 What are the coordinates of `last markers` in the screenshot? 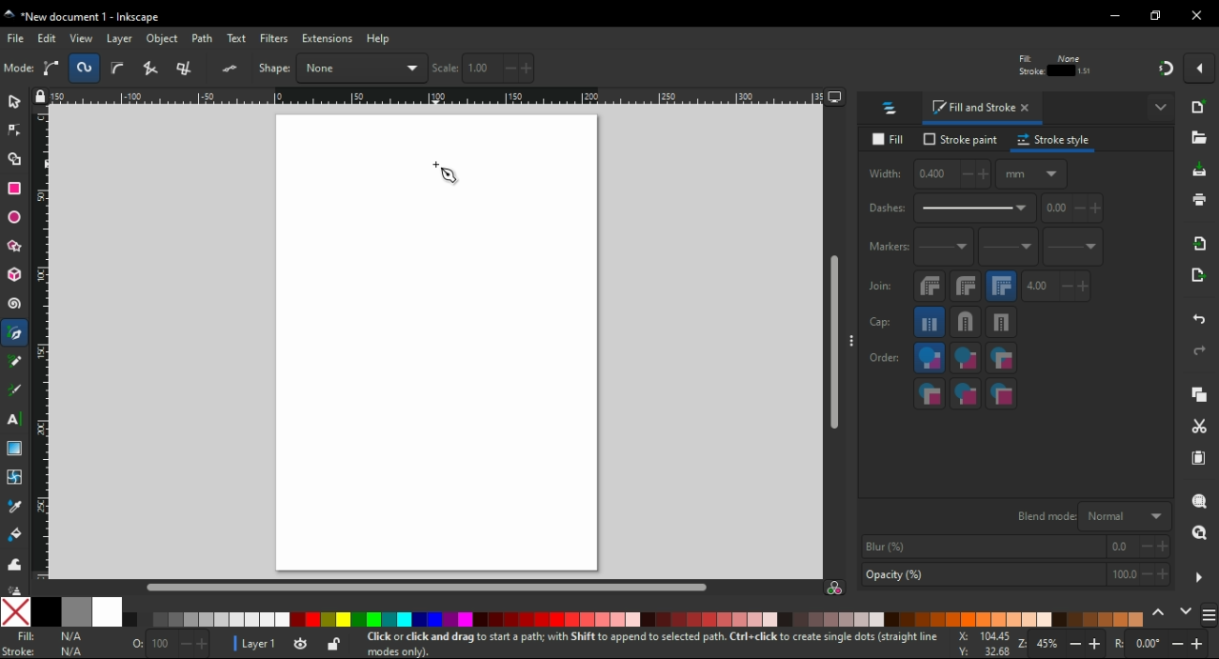 It's located at (1071, 247).